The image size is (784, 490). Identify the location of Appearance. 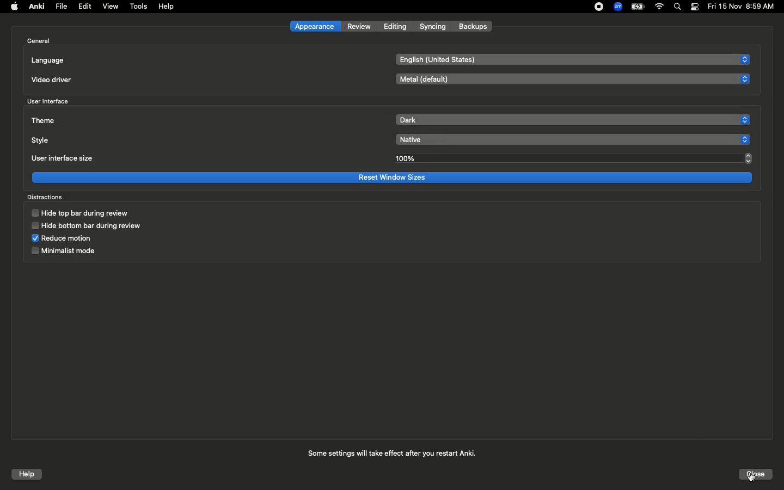
(316, 27).